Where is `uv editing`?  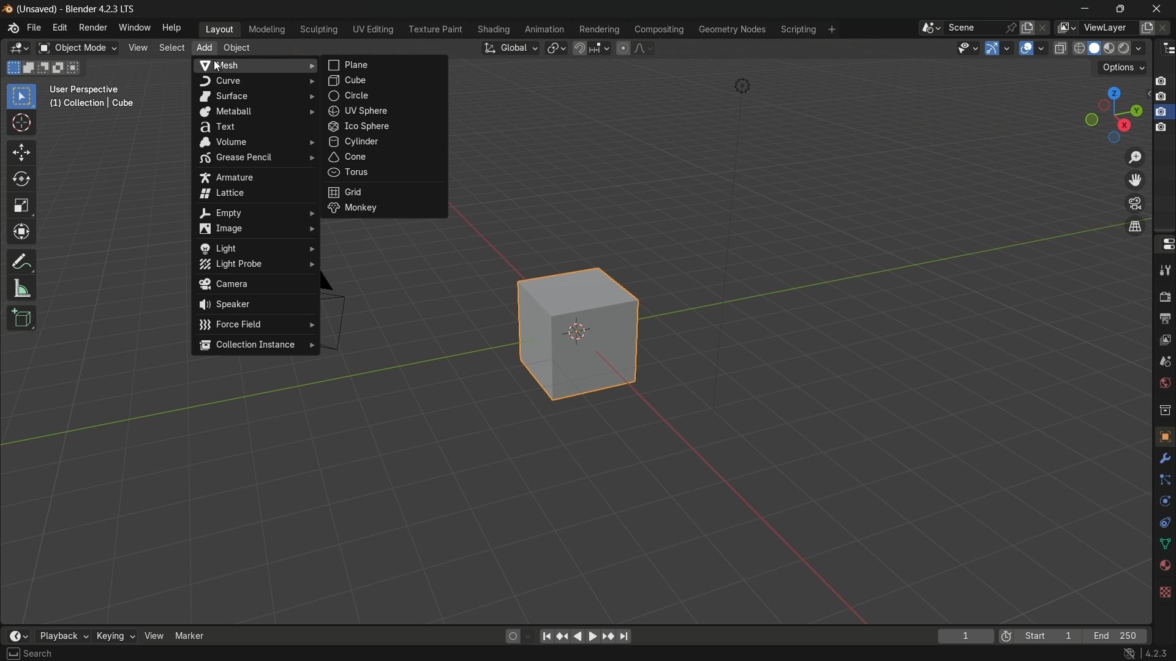 uv editing is located at coordinates (372, 29).